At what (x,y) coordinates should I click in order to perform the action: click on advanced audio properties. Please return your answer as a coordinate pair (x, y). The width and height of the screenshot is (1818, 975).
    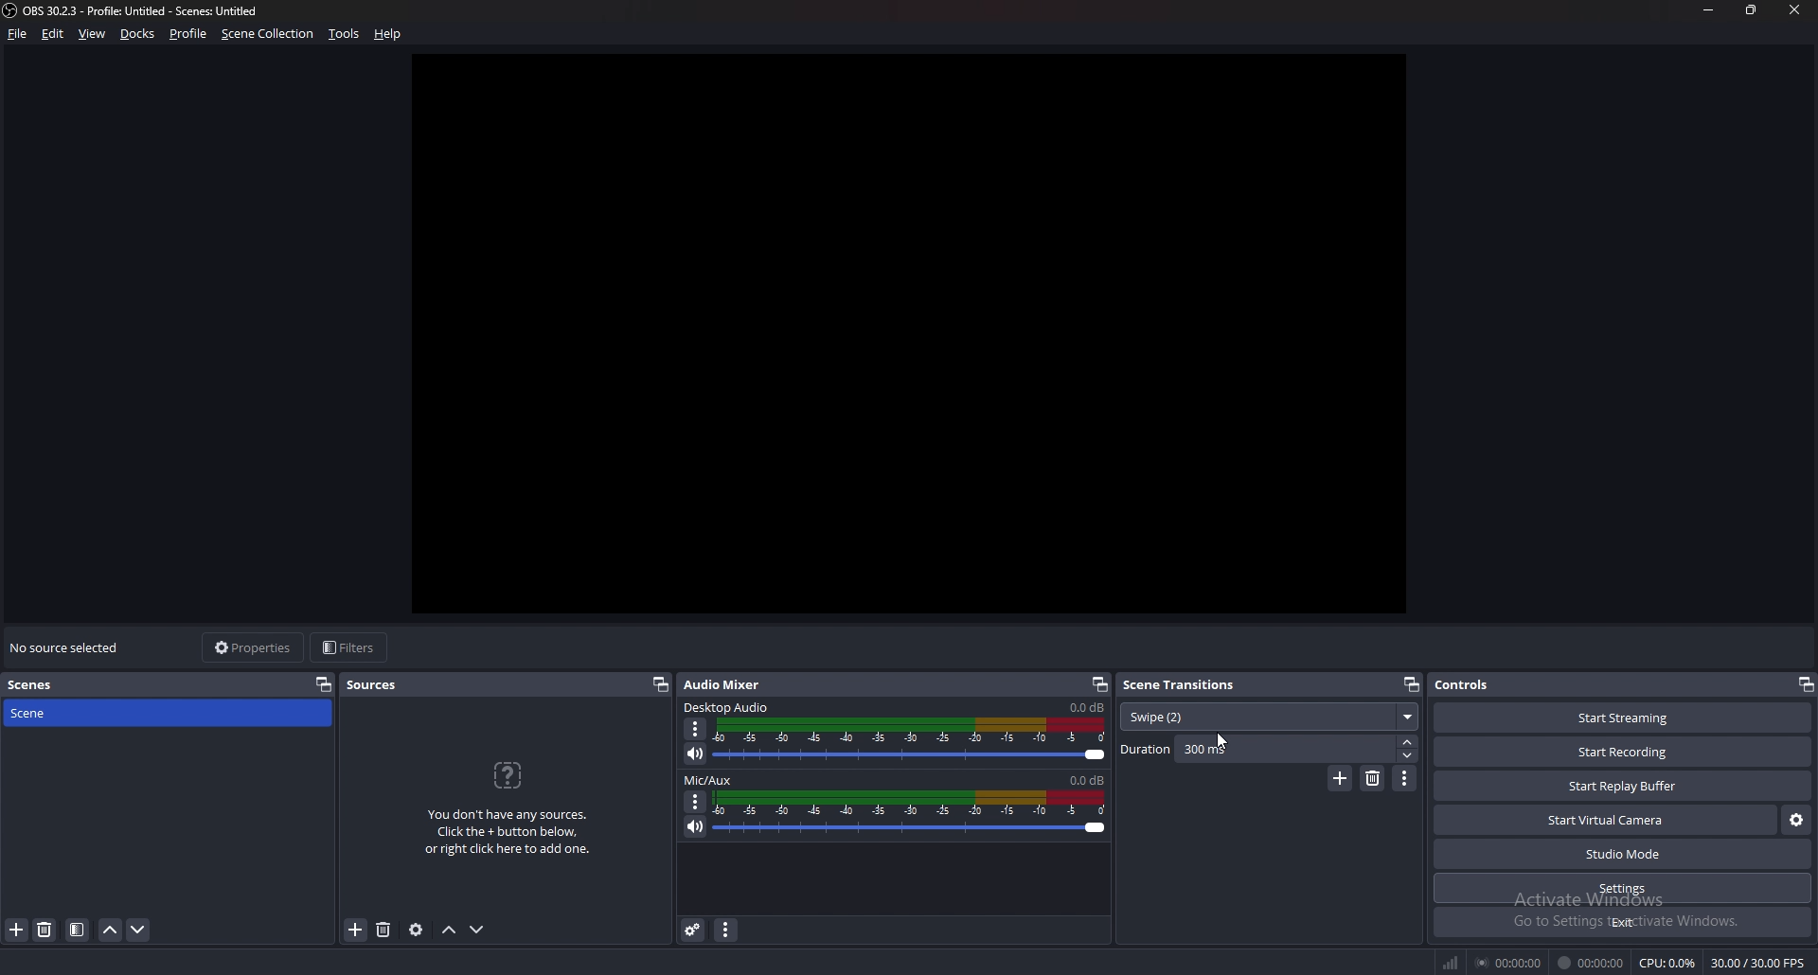
    Looking at the image, I should click on (693, 929).